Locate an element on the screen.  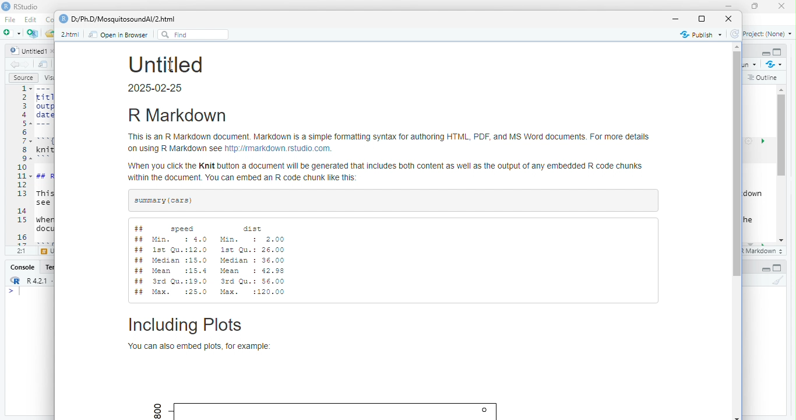
see is located at coordinates (43, 203).